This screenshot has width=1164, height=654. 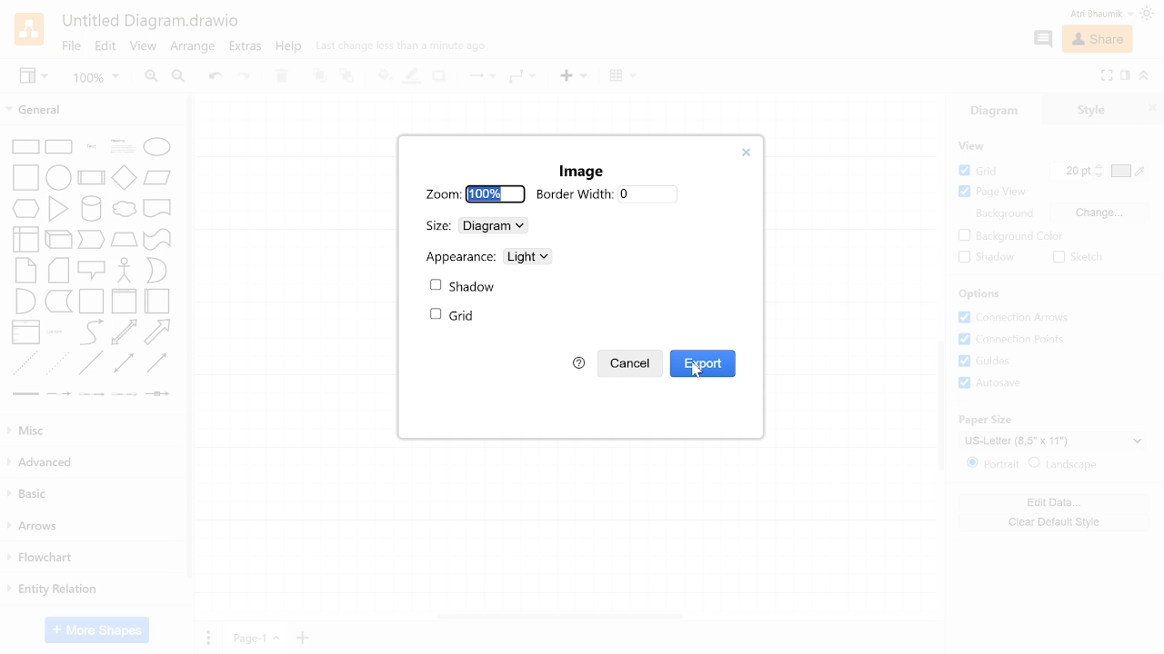 I want to click on Size:, so click(x=439, y=225).